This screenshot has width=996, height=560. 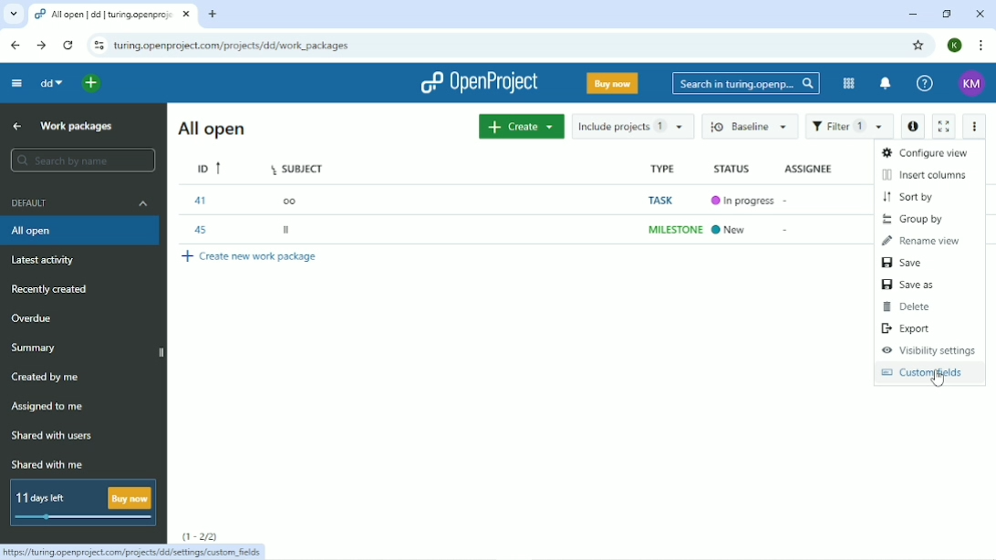 I want to click on turing.openproject.com/projects/dd/work_packages, so click(x=240, y=46).